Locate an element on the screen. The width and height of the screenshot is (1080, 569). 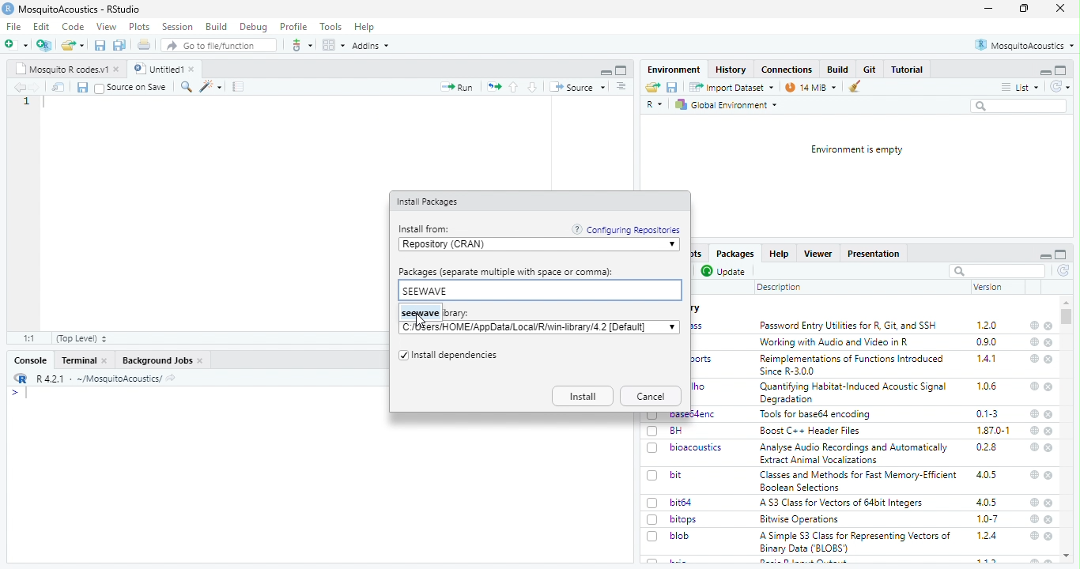
share is located at coordinates (171, 379).